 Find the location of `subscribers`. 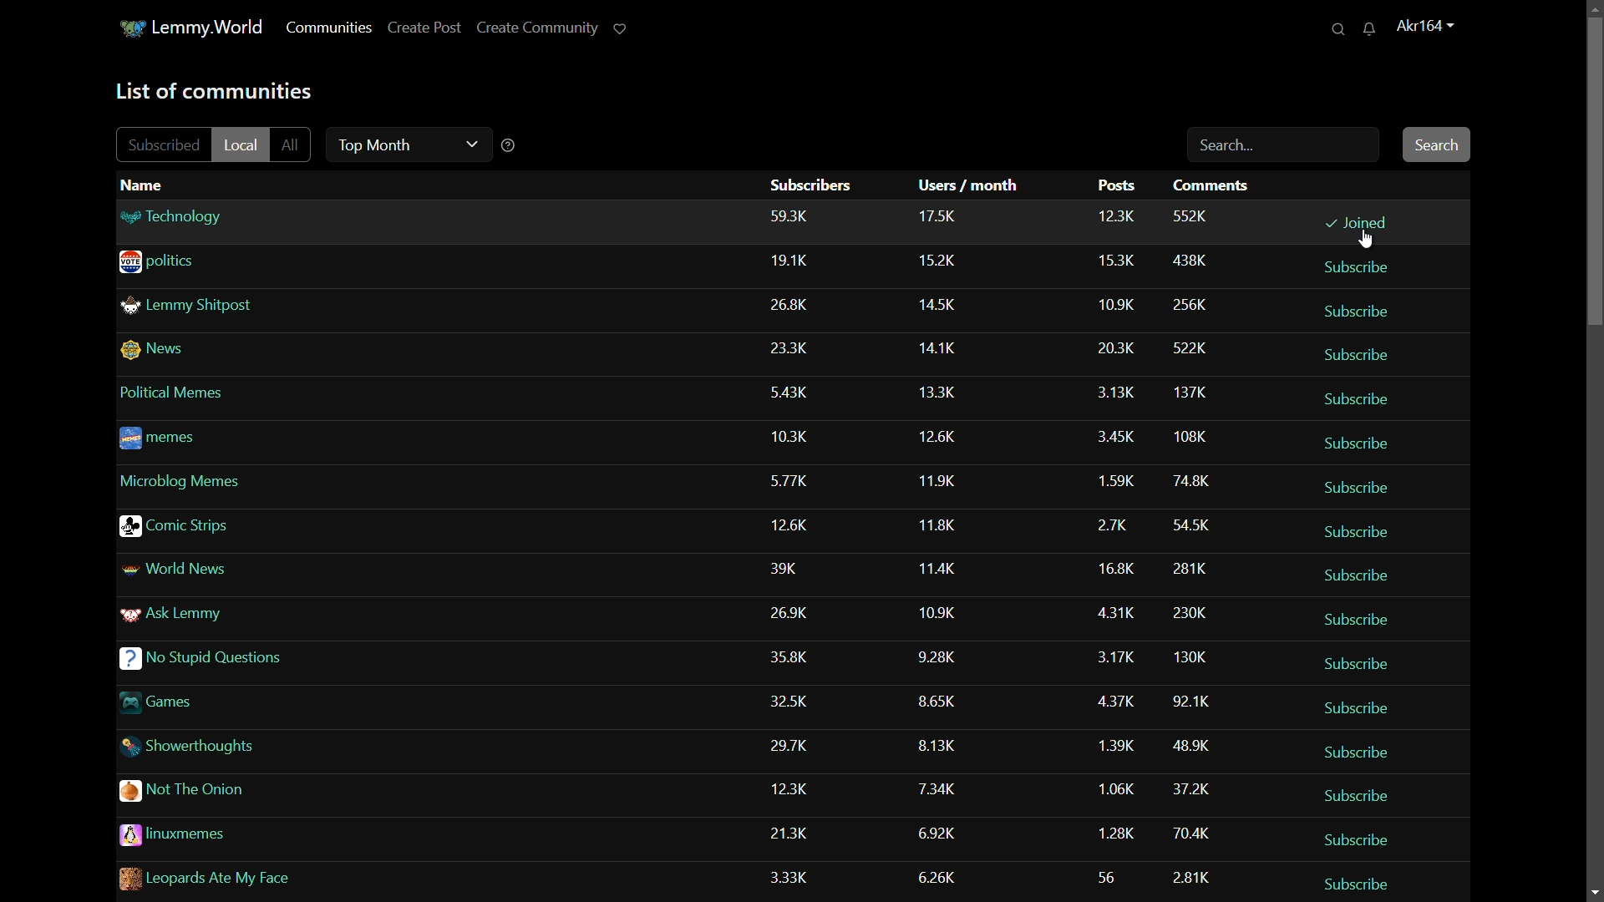

subscribers is located at coordinates (797, 832).